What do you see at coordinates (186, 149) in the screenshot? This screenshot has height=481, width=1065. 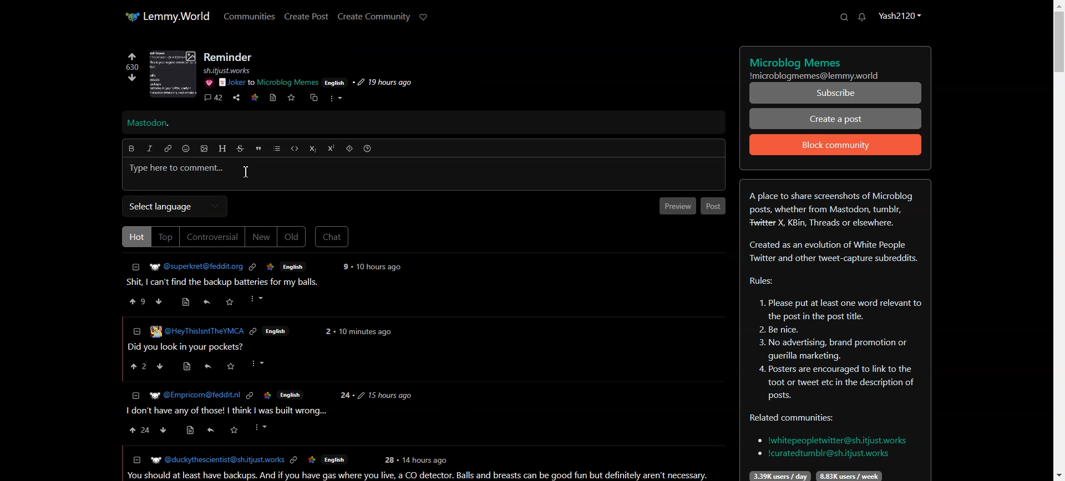 I see `Emoji` at bounding box center [186, 149].